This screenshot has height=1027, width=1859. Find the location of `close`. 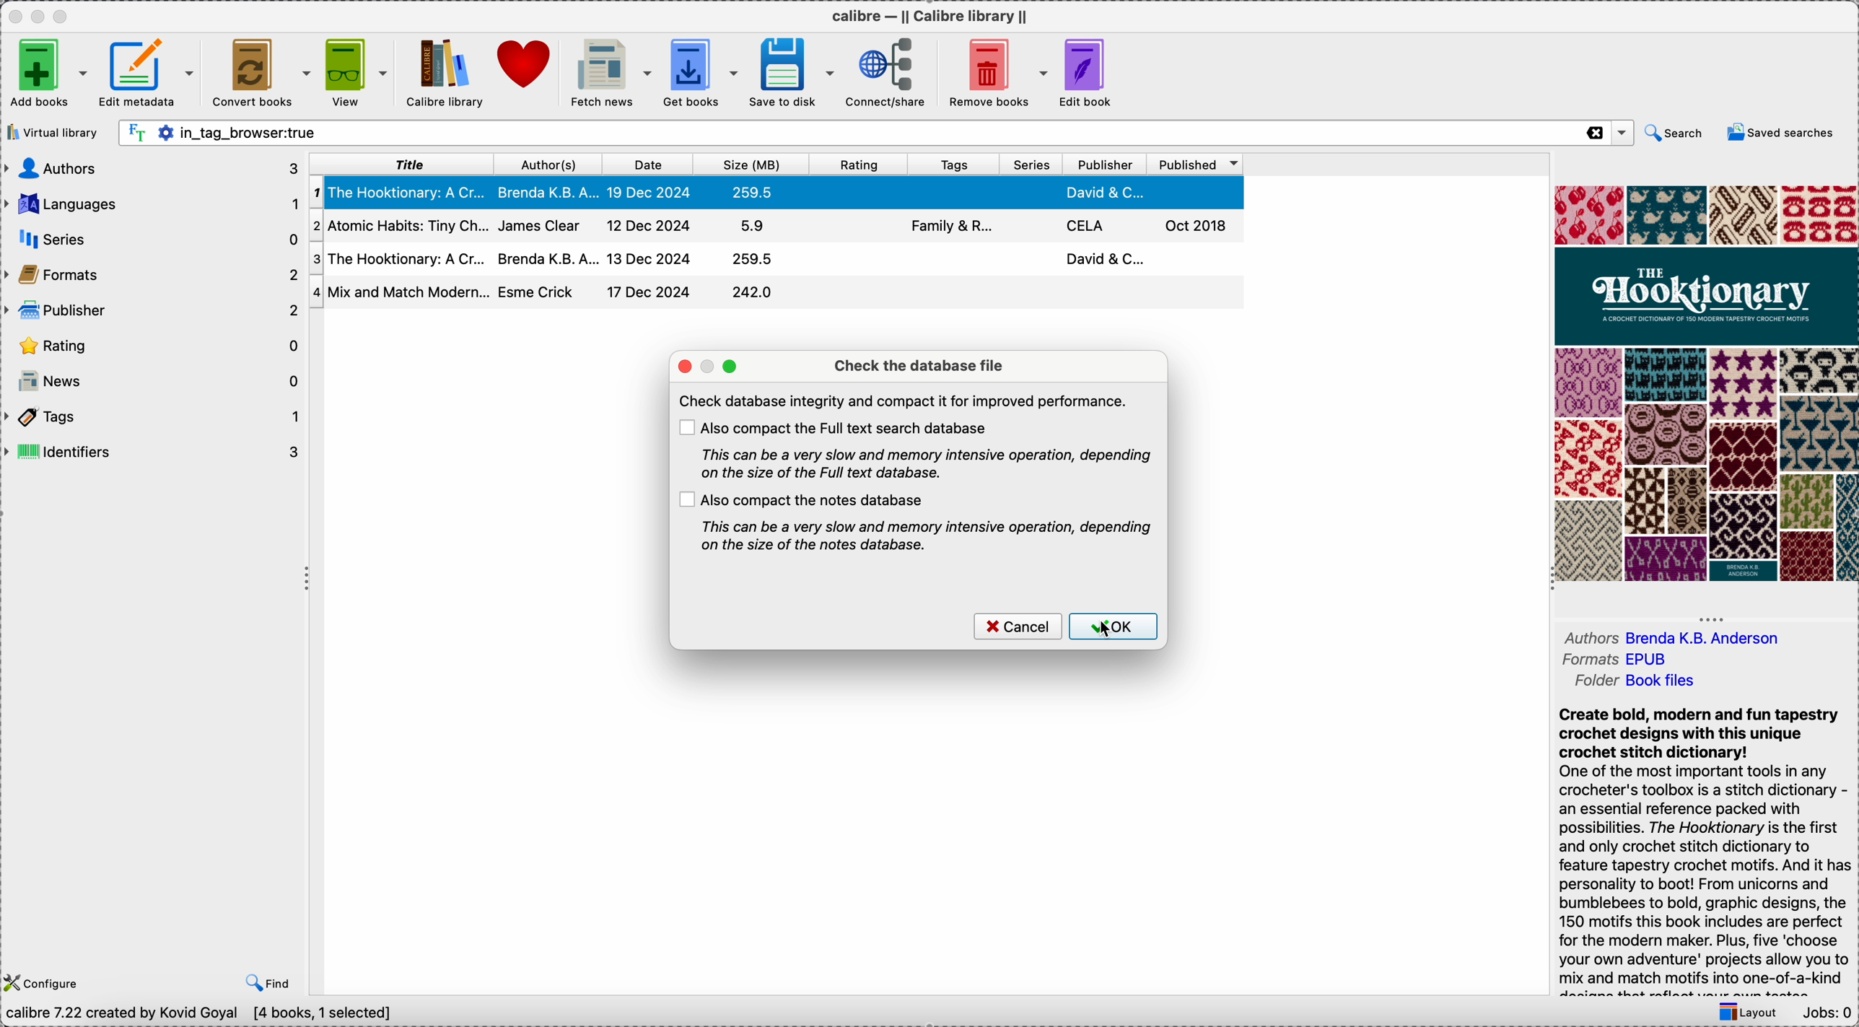

close is located at coordinates (1593, 133).